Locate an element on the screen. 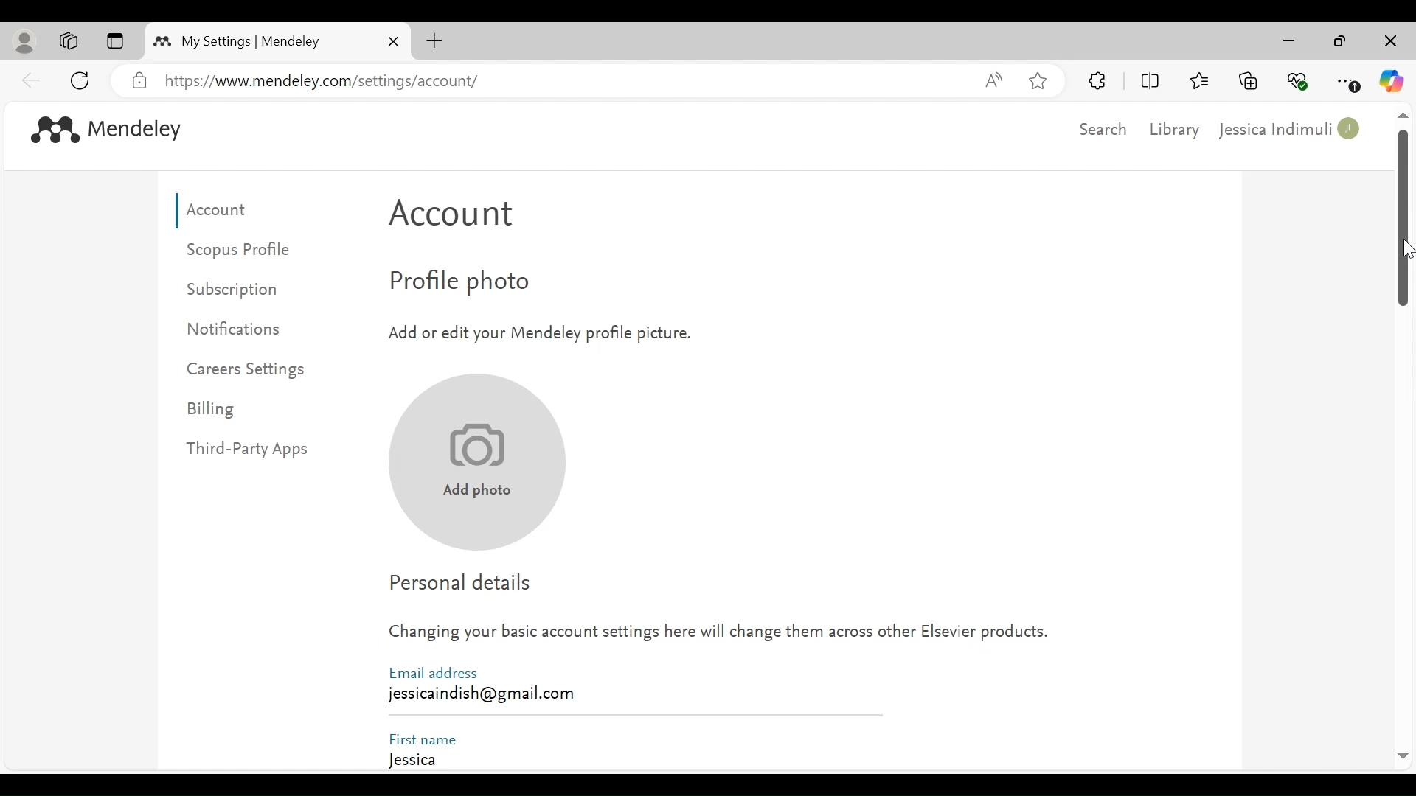 Image resolution: width=1416 pixels, height=796 pixels. Jessica is located at coordinates (632, 762).